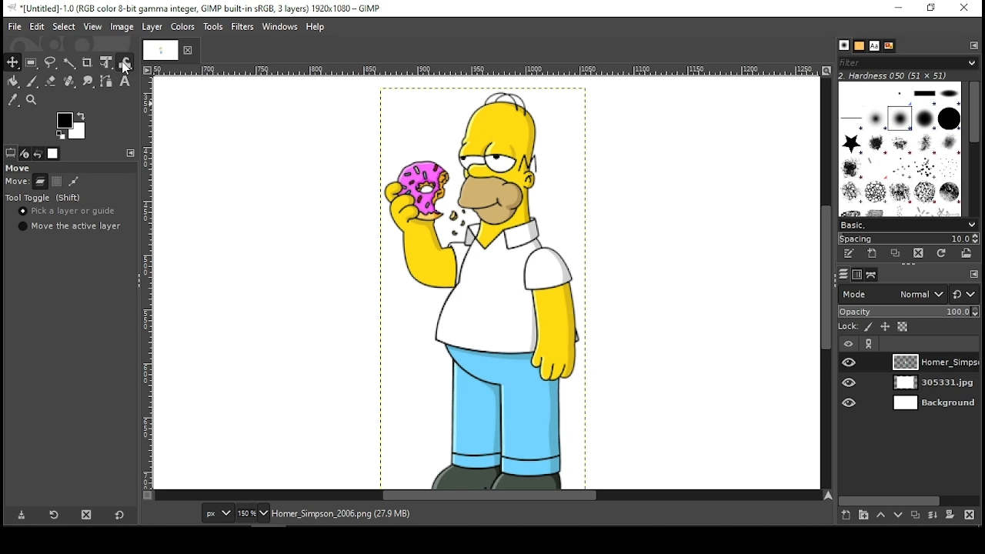  What do you see at coordinates (901, 149) in the screenshot?
I see `brushes` at bounding box center [901, 149].